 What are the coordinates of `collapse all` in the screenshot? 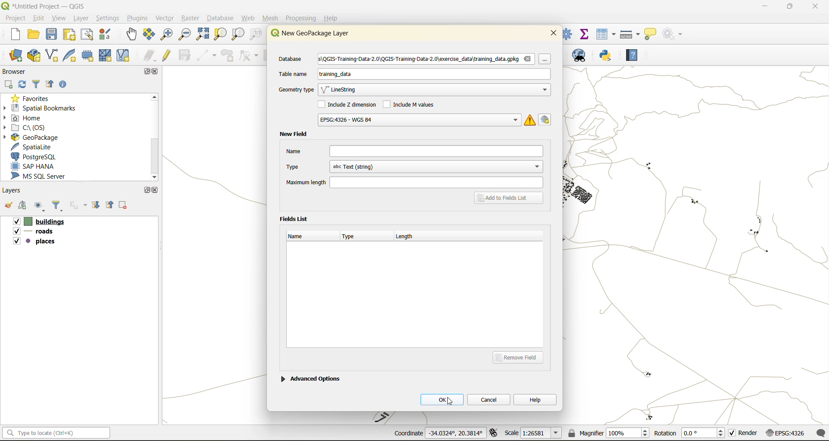 It's located at (111, 205).